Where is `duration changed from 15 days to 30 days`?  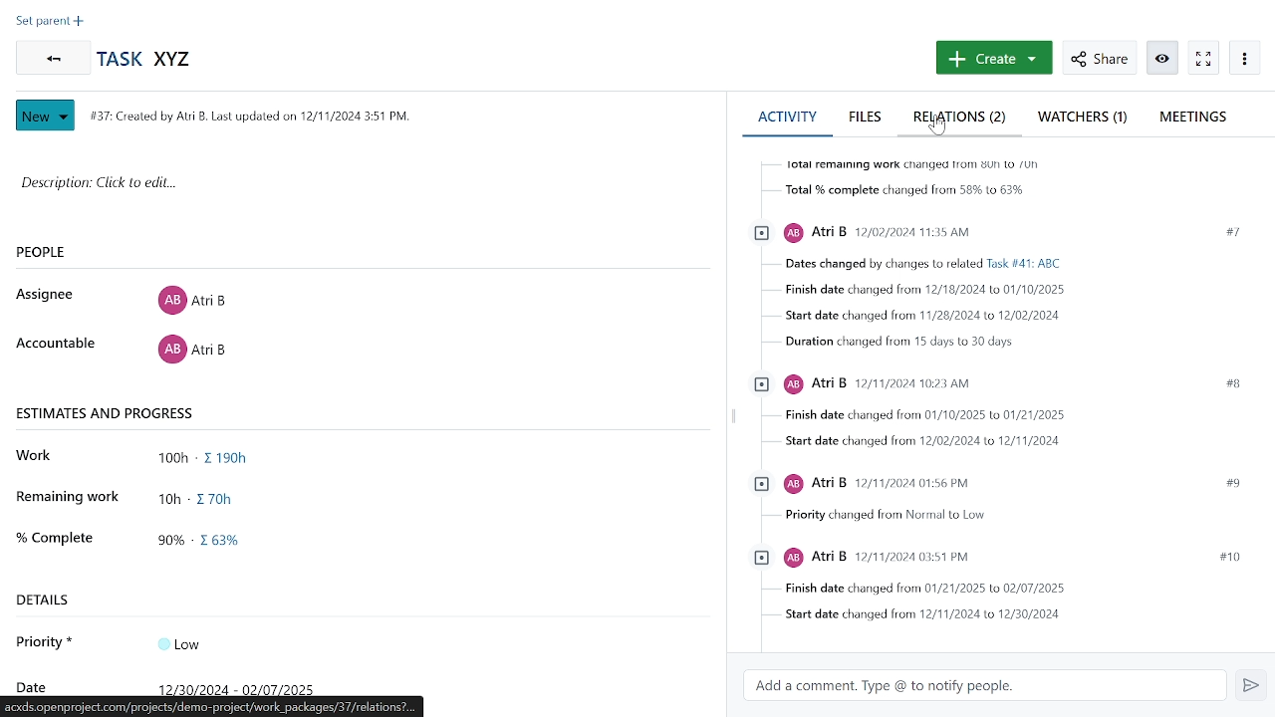
duration changed from 15 days to 30 days is located at coordinates (891, 343).